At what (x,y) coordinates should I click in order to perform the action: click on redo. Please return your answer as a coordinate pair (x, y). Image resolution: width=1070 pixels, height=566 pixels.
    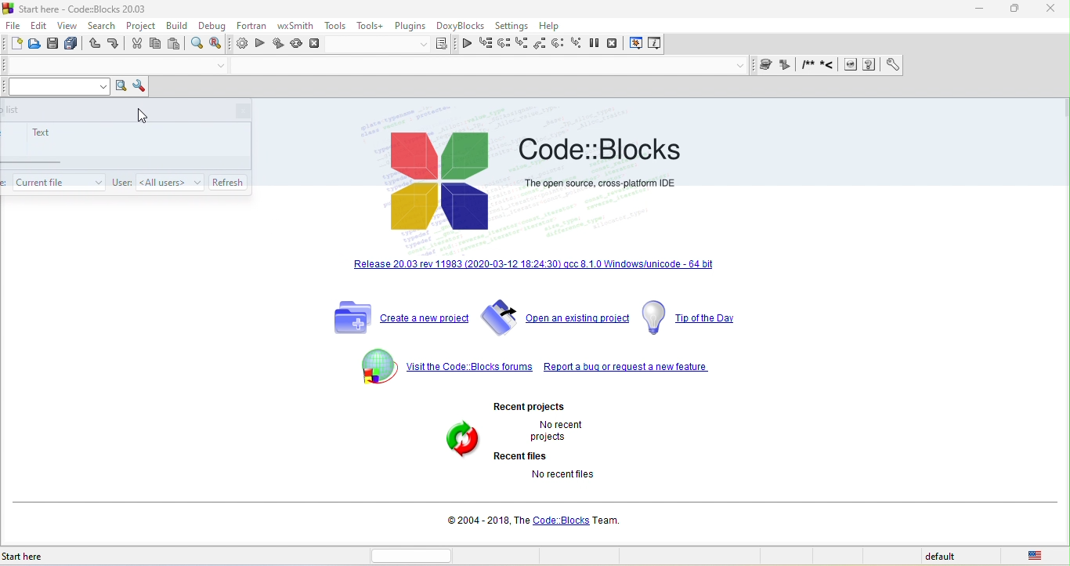
    Looking at the image, I should click on (114, 45).